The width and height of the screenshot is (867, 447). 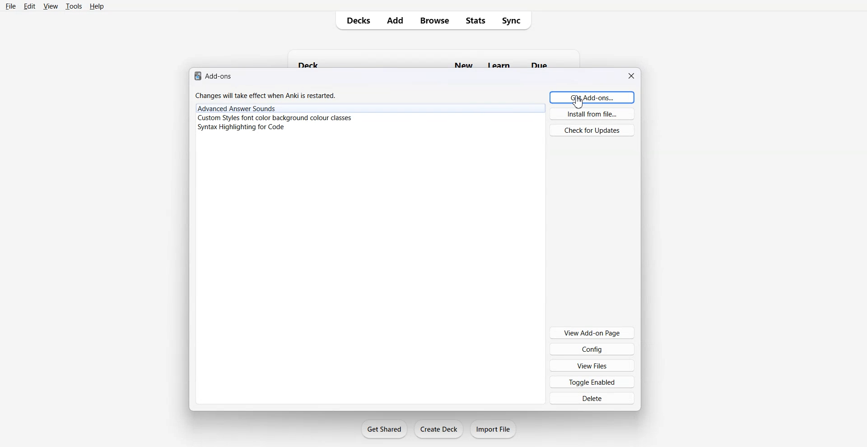 What do you see at coordinates (462, 65) in the screenshot?
I see `new` at bounding box center [462, 65].